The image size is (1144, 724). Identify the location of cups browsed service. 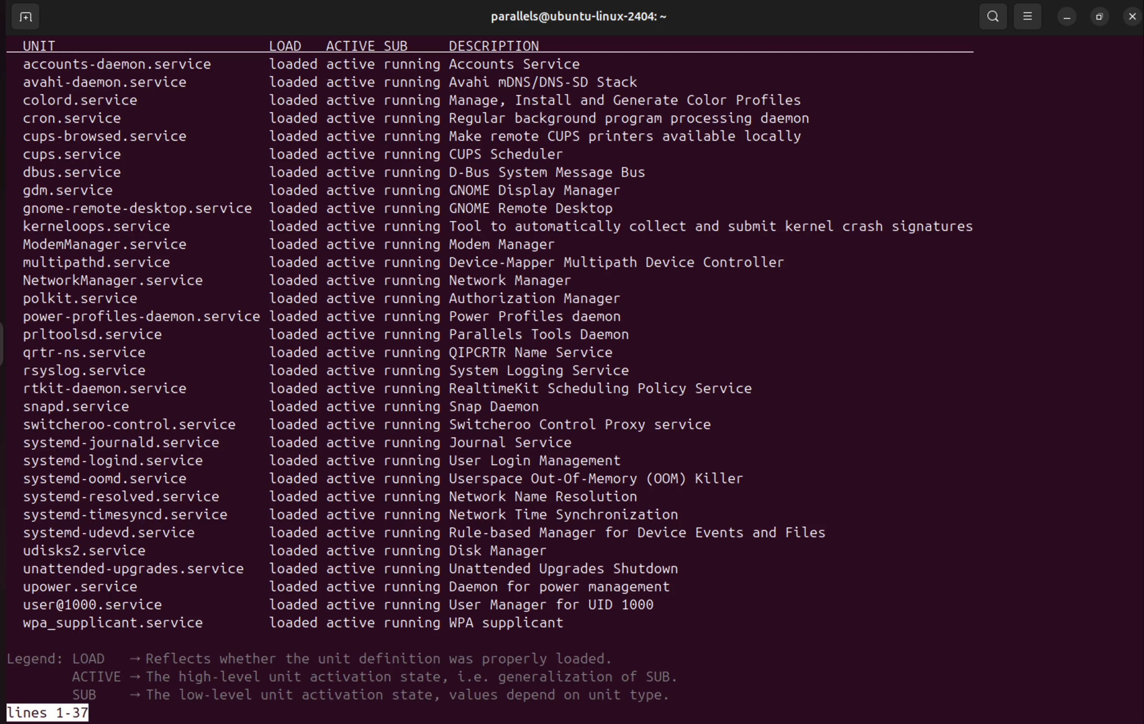
(130, 138).